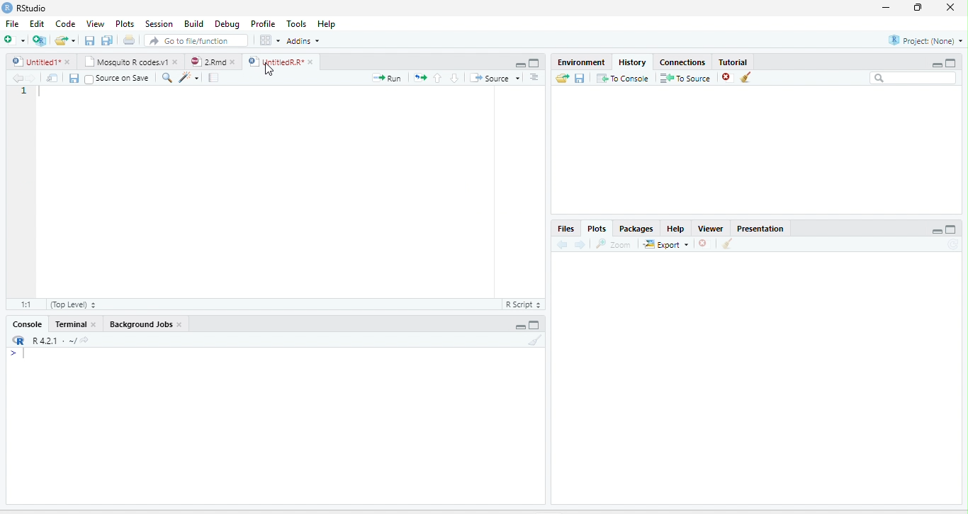  What do you see at coordinates (275, 62) in the screenshot?
I see `UntitledR.R*` at bounding box center [275, 62].